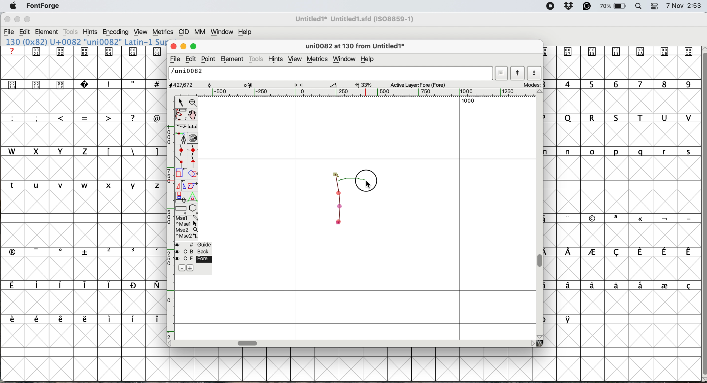 Image resolution: width=707 pixels, height=383 pixels. Describe the element at coordinates (180, 268) in the screenshot. I see `remove` at that location.